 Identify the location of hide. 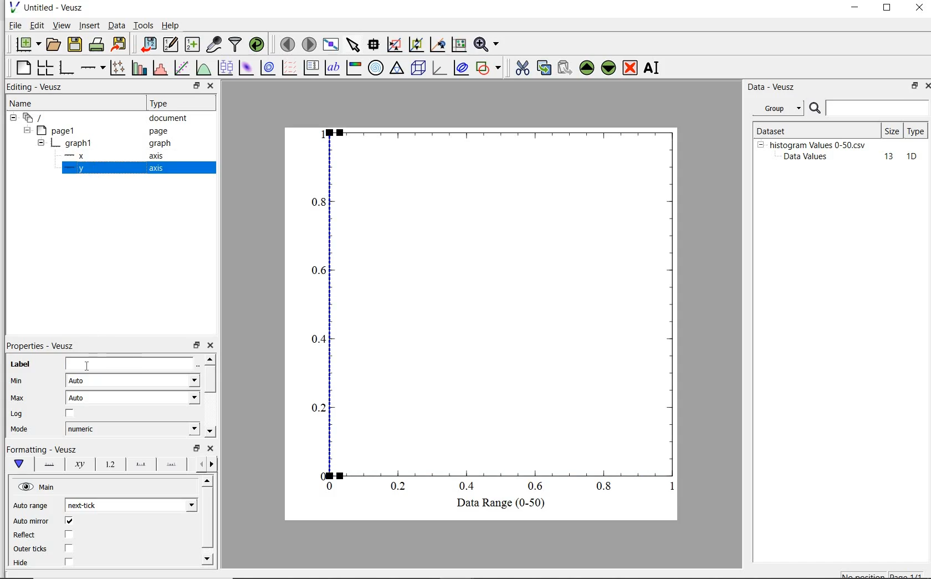
(13, 118).